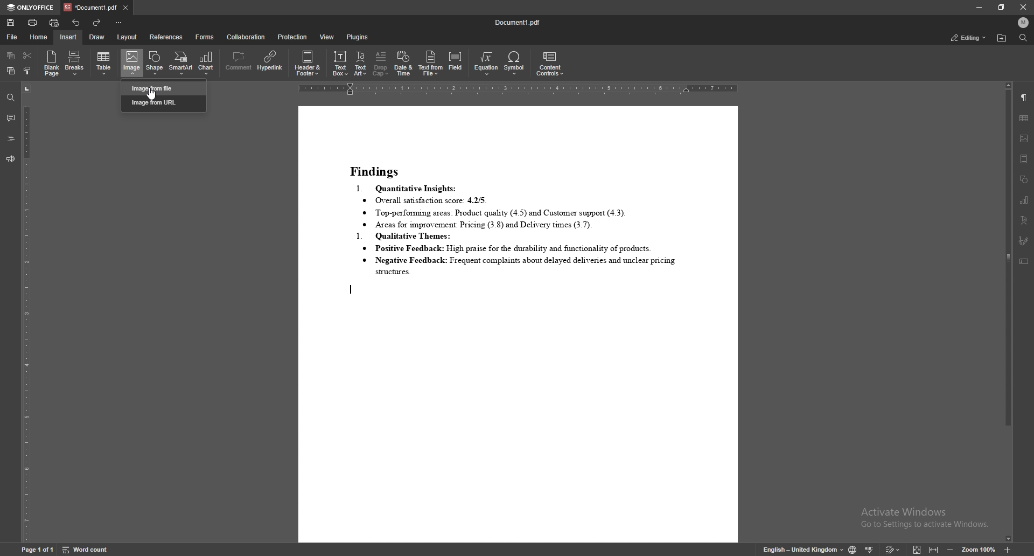 The width and height of the screenshot is (1034, 556). Describe the element at coordinates (1024, 8) in the screenshot. I see `close` at that location.